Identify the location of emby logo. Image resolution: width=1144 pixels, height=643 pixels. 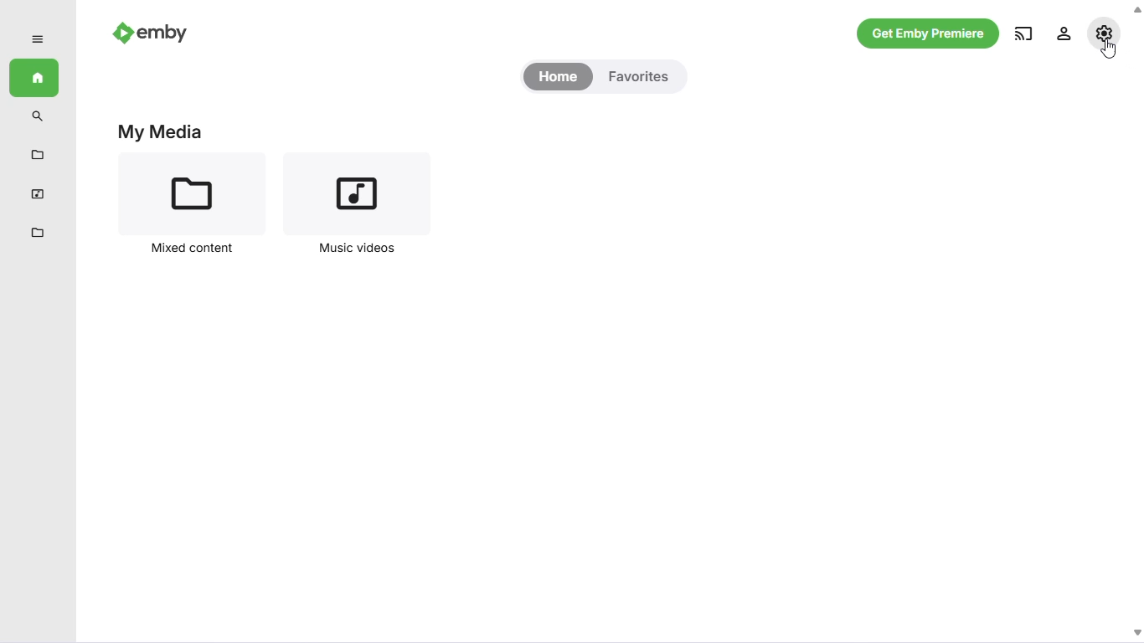
(119, 32).